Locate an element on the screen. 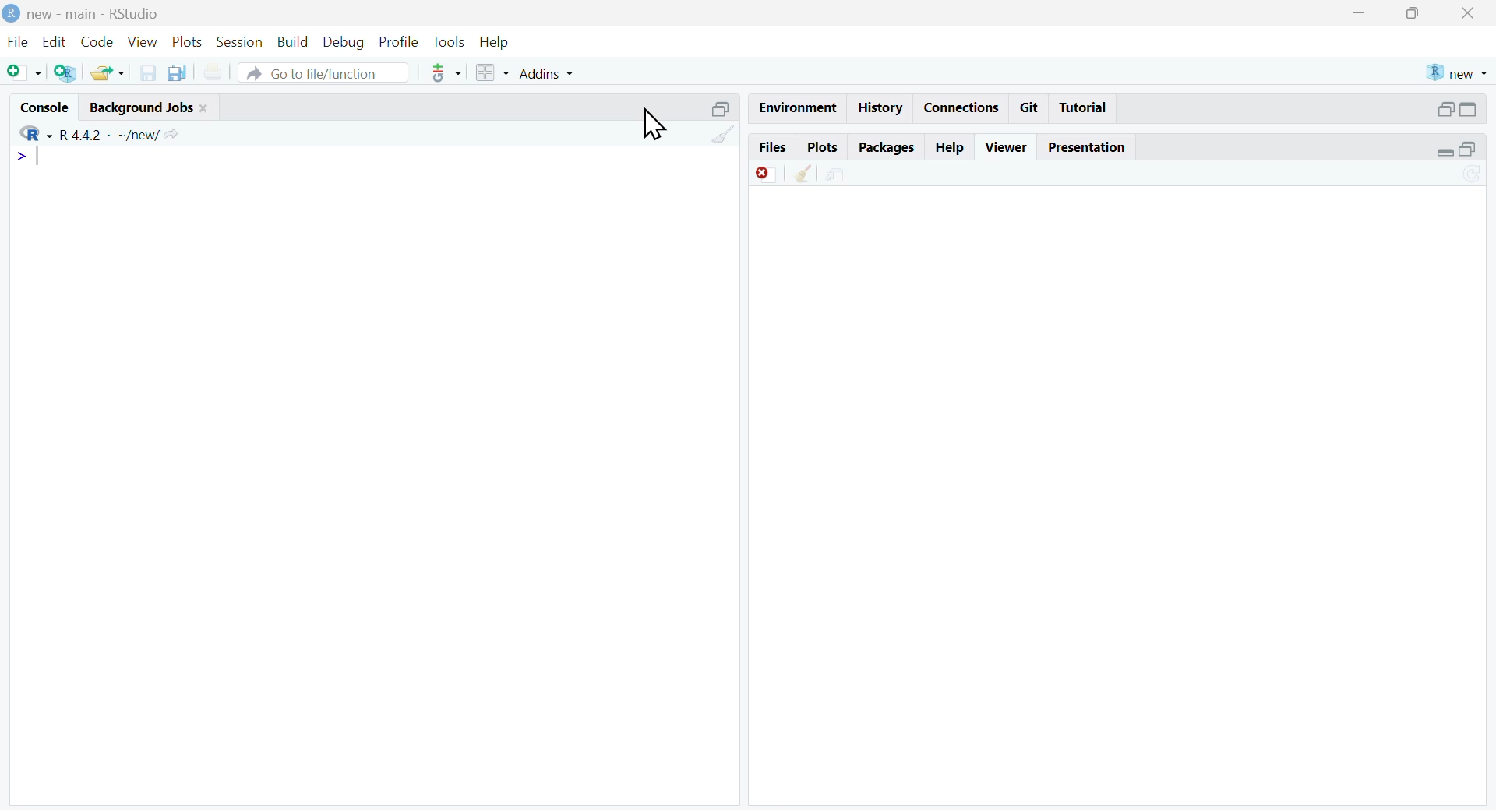 The image size is (1496, 810). switch to full view is located at coordinates (1468, 109).